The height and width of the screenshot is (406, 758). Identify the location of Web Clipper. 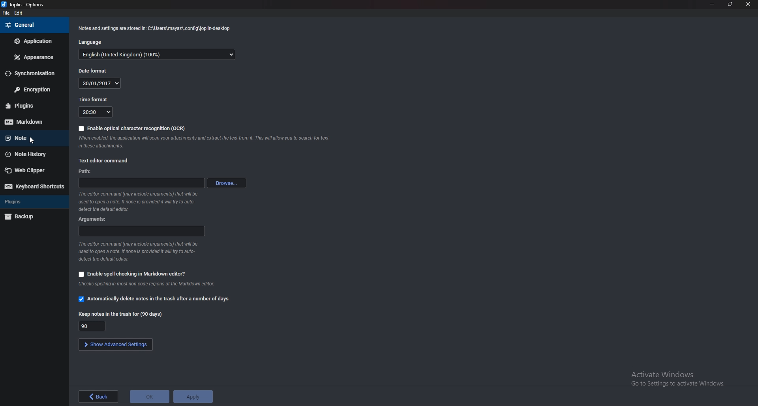
(32, 171).